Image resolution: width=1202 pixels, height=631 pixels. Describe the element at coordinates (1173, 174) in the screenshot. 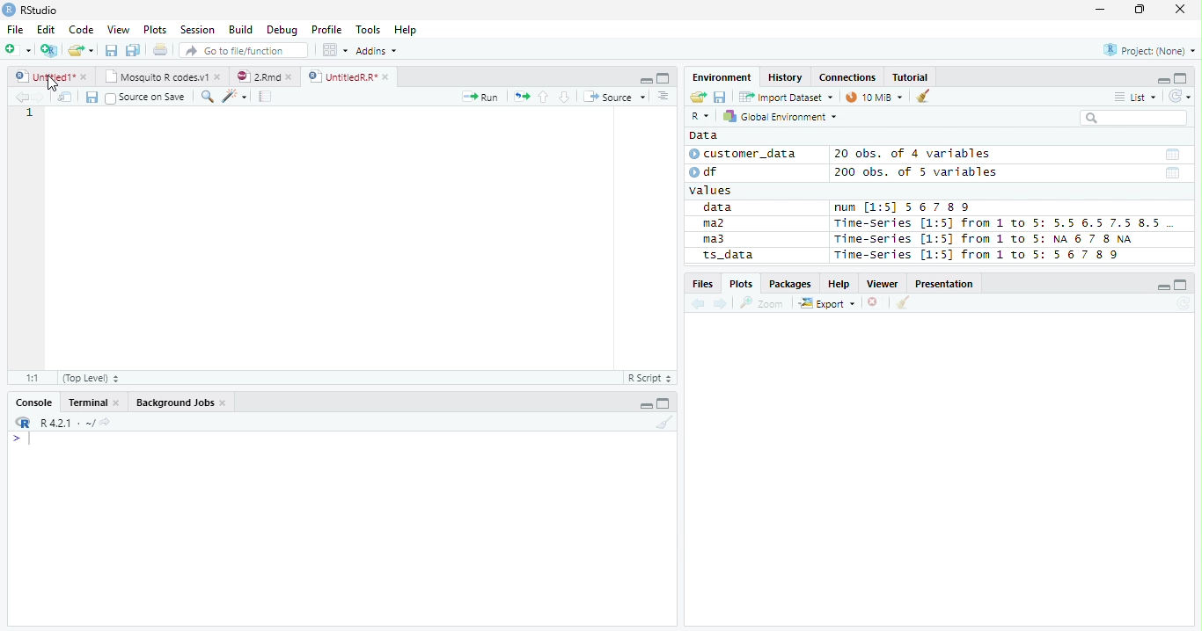

I see `Date` at that location.